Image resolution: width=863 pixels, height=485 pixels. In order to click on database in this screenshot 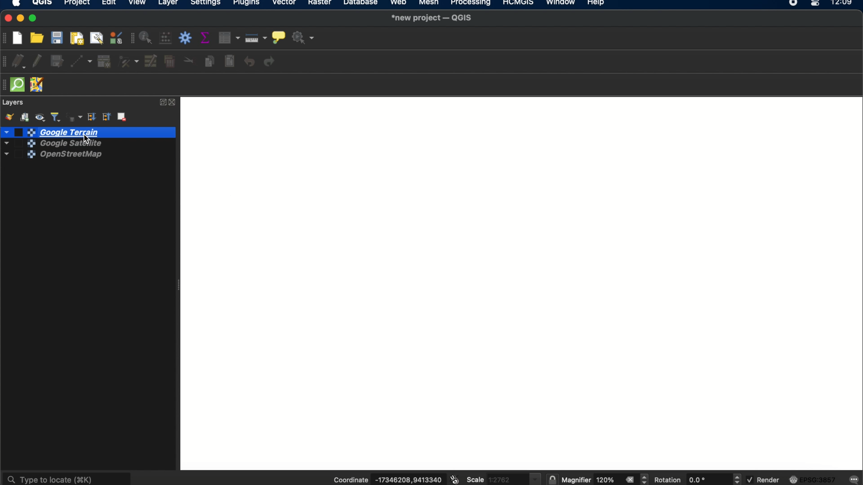, I will do `click(361, 4)`.